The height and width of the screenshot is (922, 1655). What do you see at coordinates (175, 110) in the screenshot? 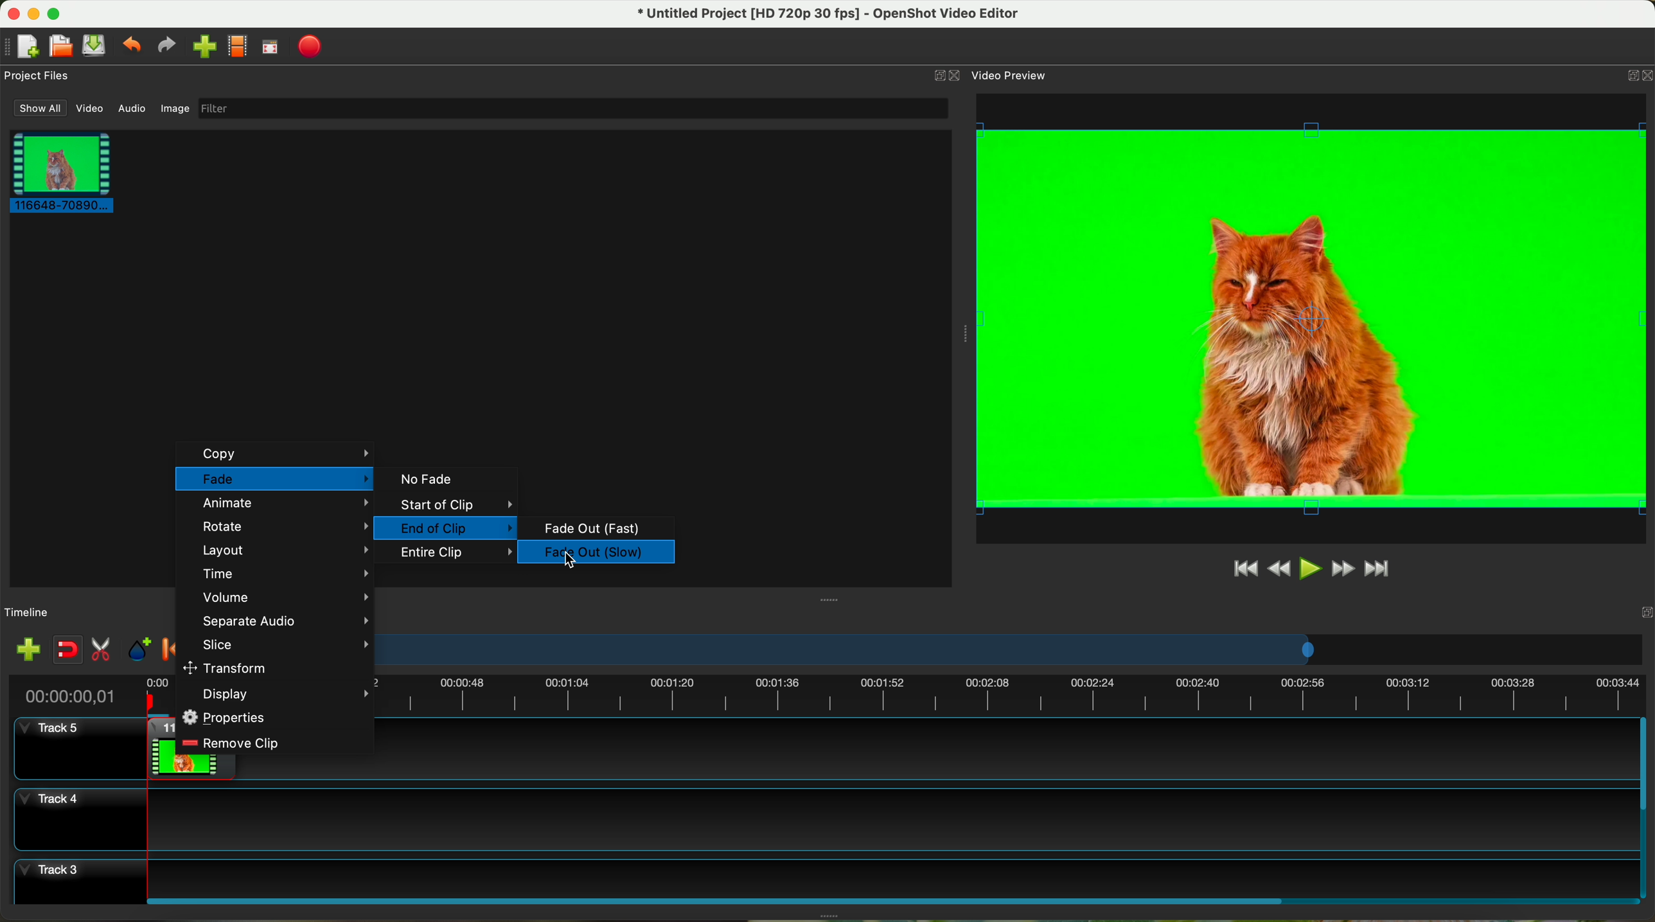
I see `image` at bounding box center [175, 110].